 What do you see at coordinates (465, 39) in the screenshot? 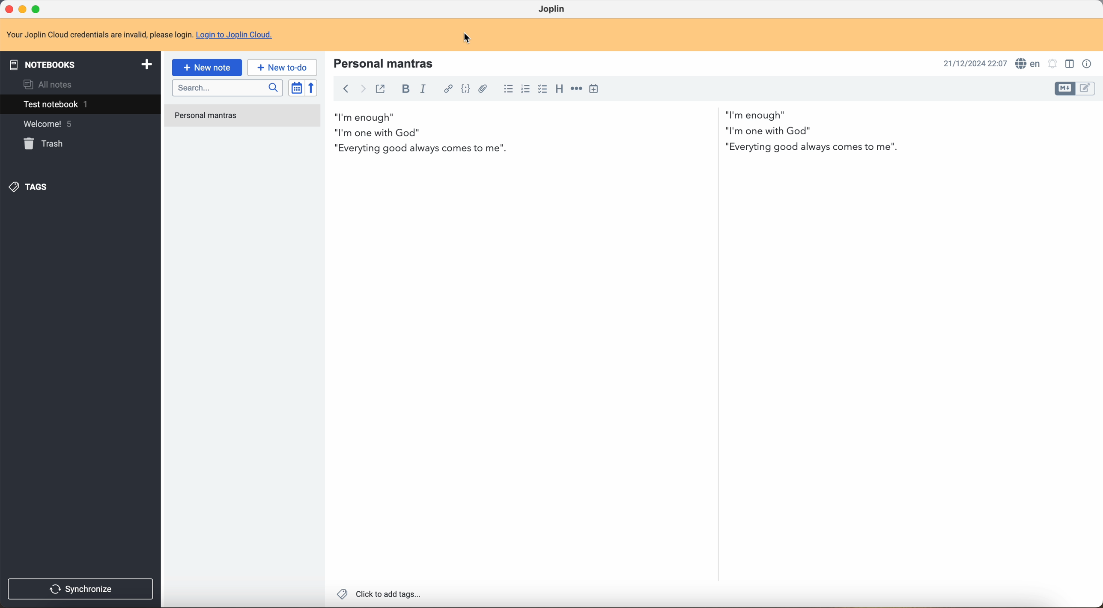
I see `cursor` at bounding box center [465, 39].